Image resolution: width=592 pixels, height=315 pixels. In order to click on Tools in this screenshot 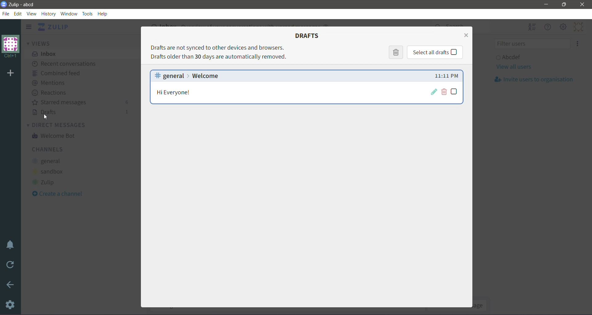, I will do `click(88, 14)`.